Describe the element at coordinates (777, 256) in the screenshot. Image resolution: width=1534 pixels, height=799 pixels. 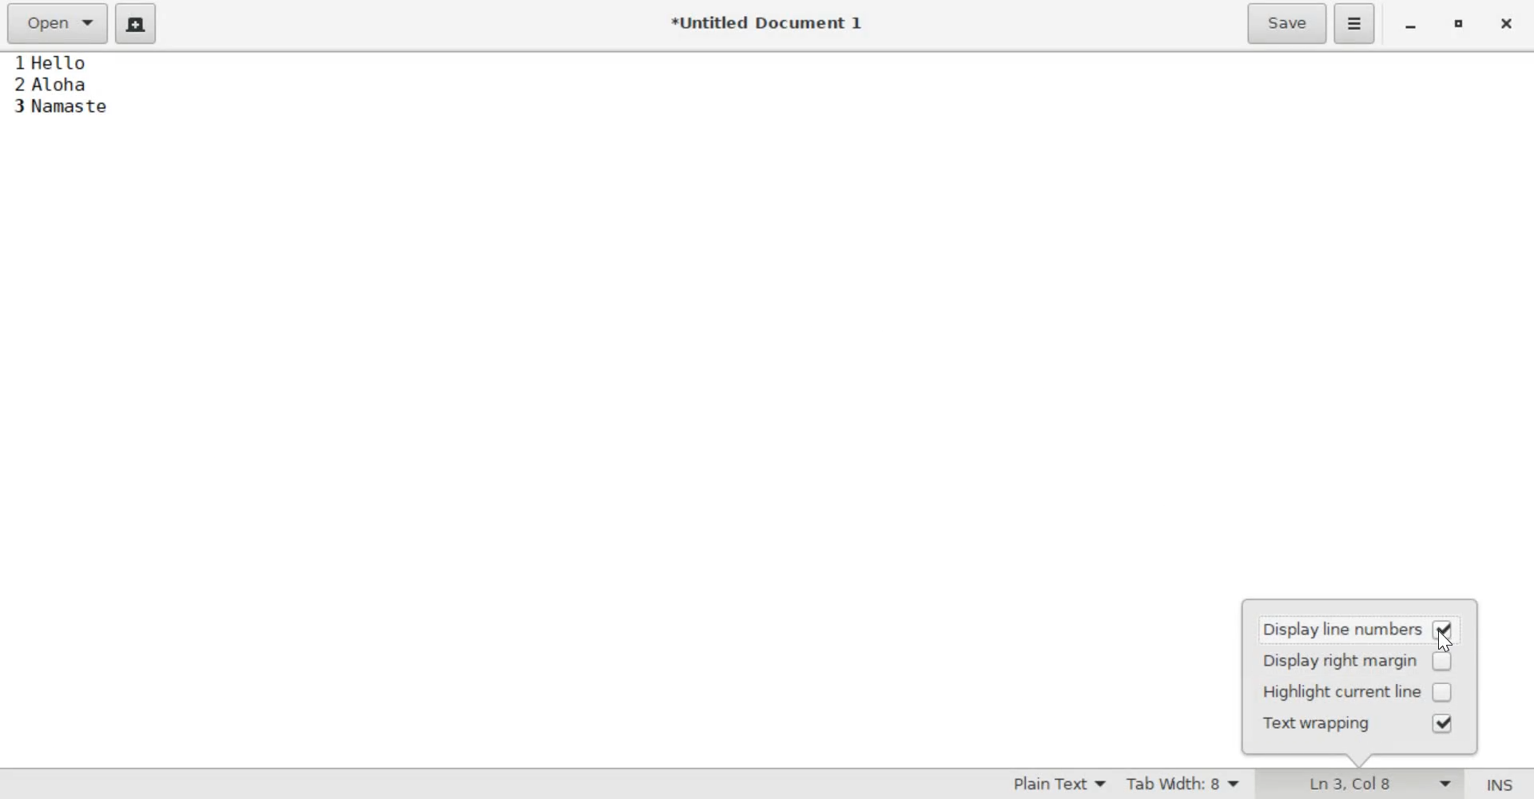
I see `Hello Aloha Namaste` at that location.